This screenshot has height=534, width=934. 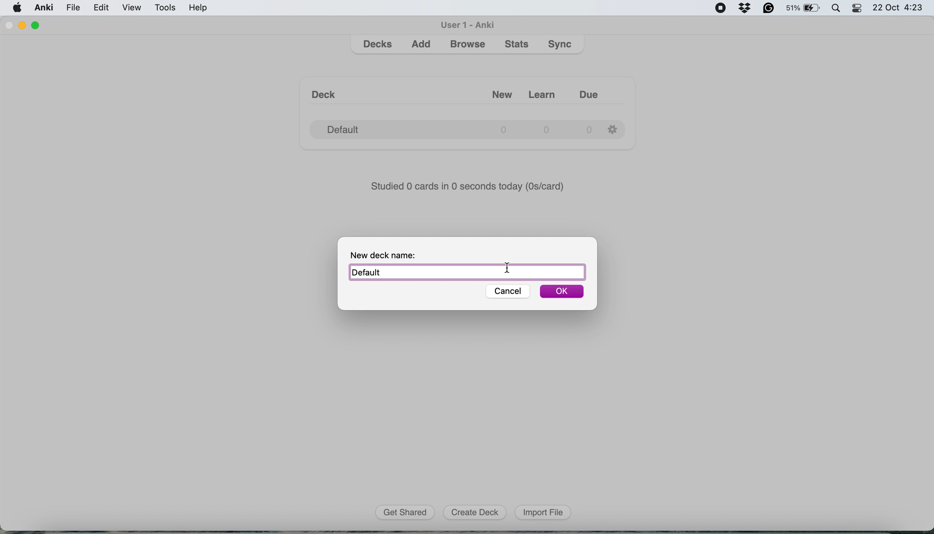 What do you see at coordinates (474, 513) in the screenshot?
I see `create deck` at bounding box center [474, 513].